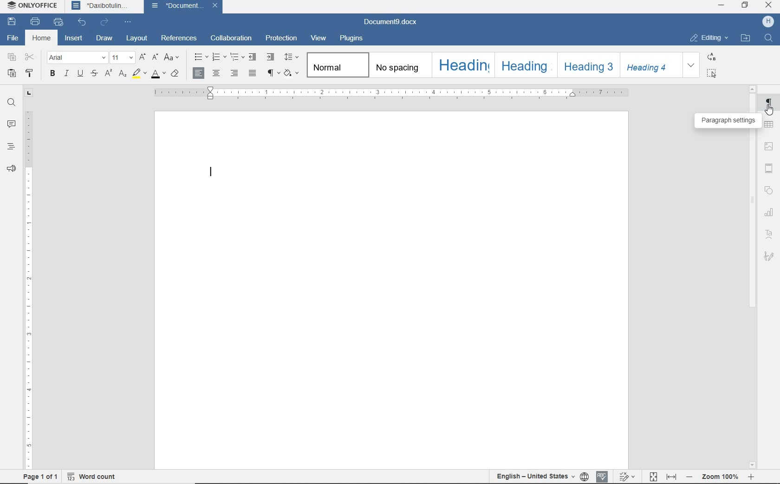 This screenshot has width=780, height=484. What do you see at coordinates (753, 89) in the screenshot?
I see `scroll up` at bounding box center [753, 89].